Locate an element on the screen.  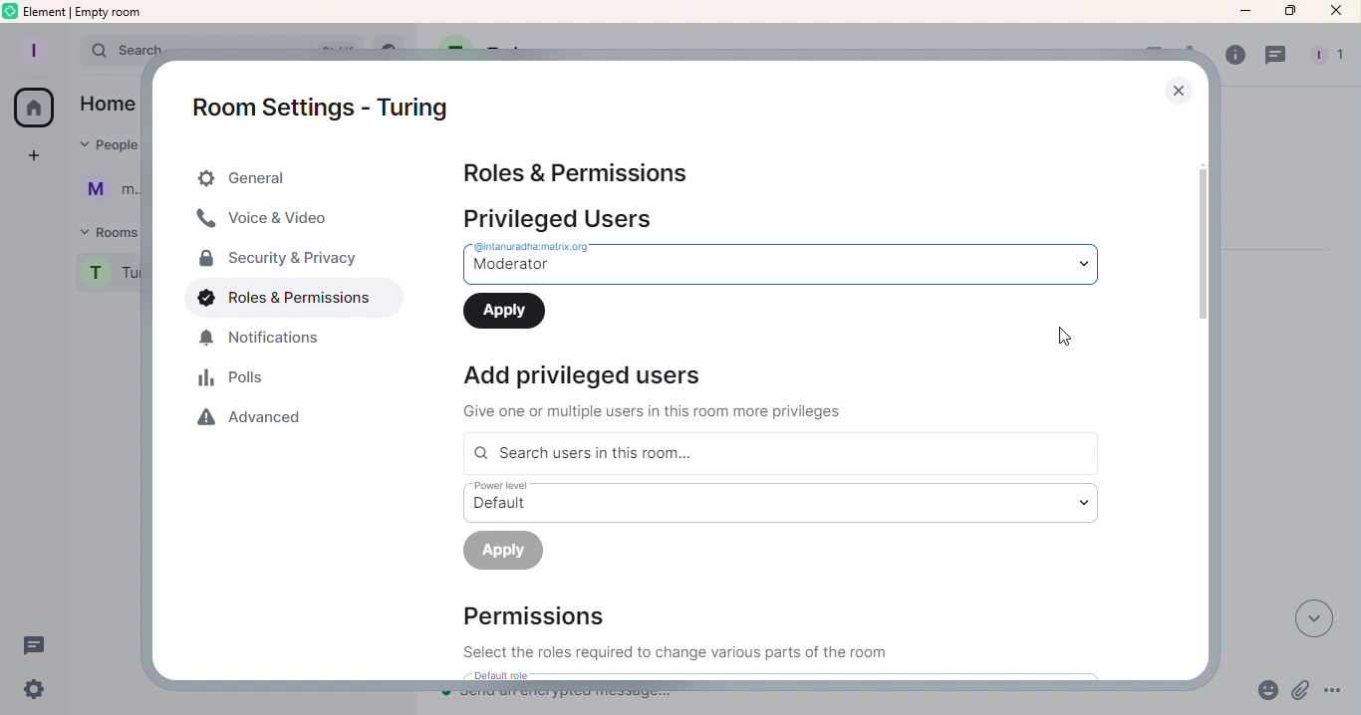
Apply is located at coordinates (504, 312).